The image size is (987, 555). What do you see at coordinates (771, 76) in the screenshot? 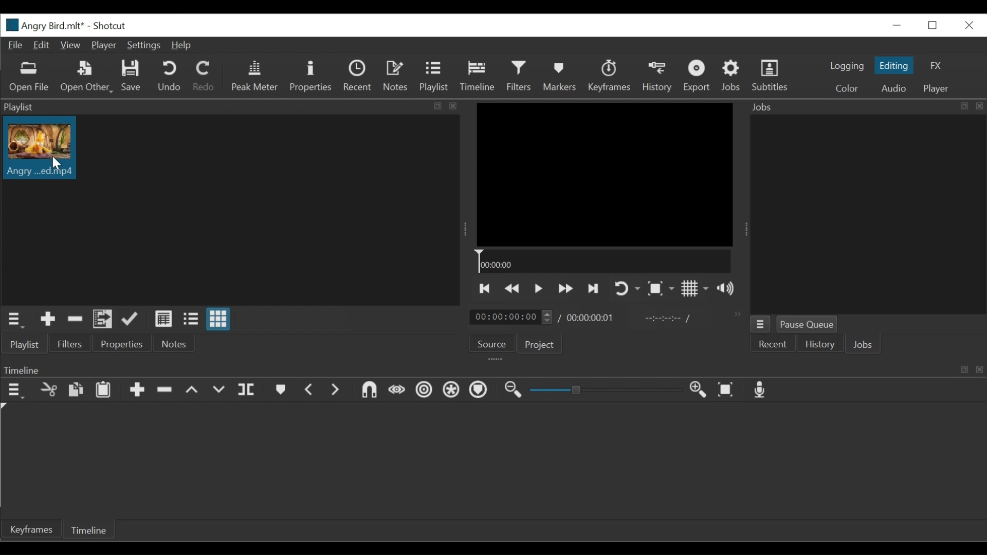
I see `Subtitles` at bounding box center [771, 76].